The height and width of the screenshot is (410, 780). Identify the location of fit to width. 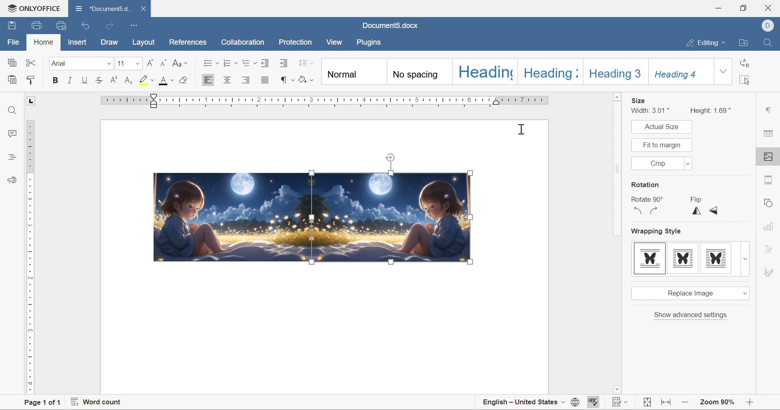
(667, 402).